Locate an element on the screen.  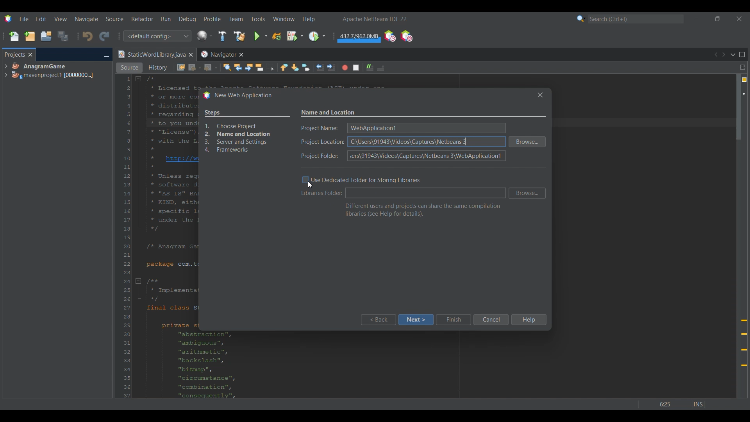
Maximize window is located at coordinates (742, 55).